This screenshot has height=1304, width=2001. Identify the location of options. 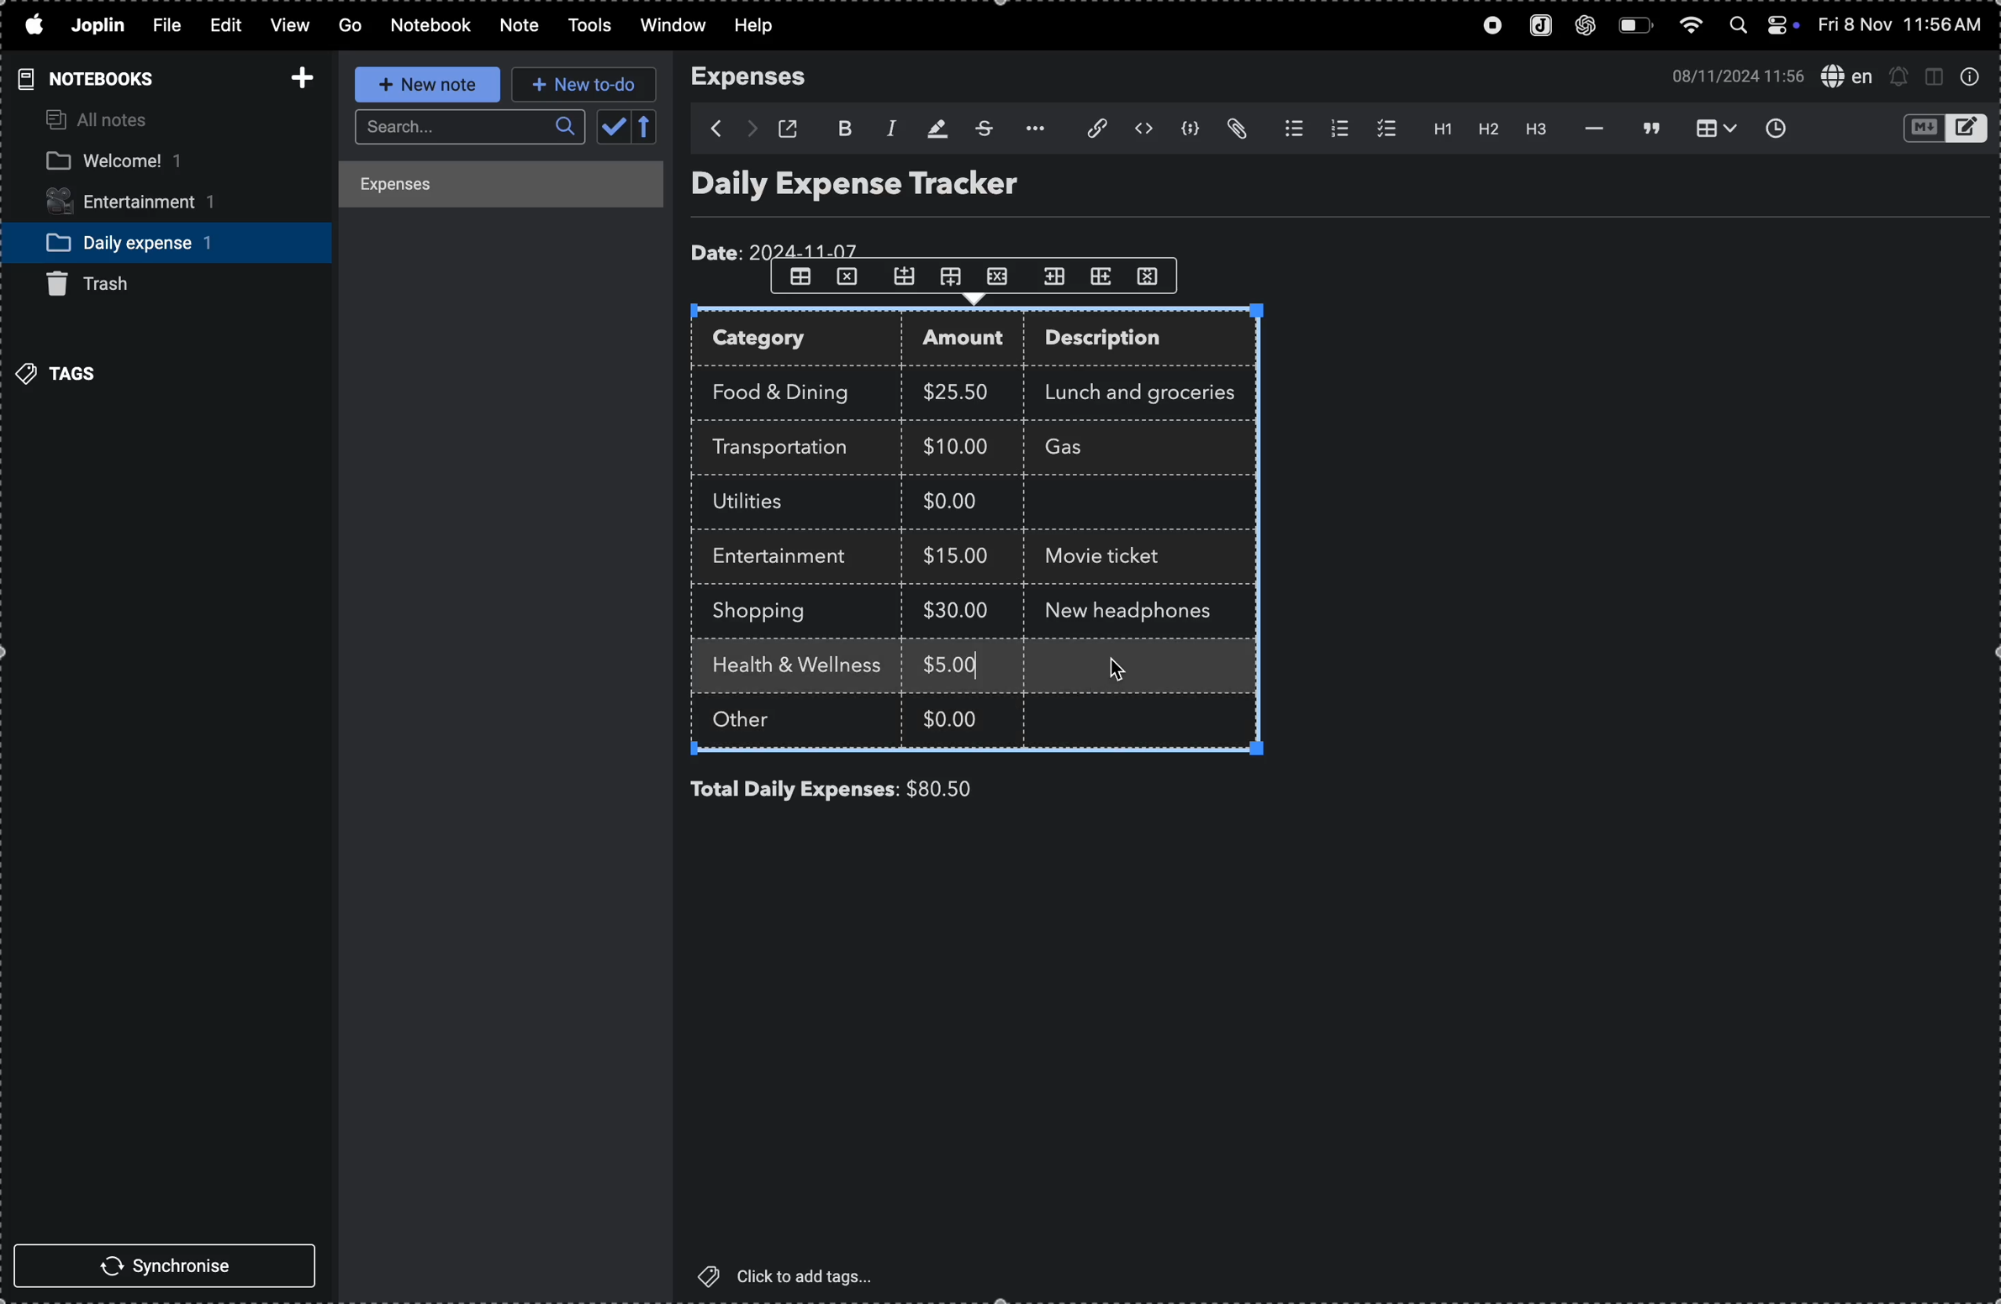
(1030, 129).